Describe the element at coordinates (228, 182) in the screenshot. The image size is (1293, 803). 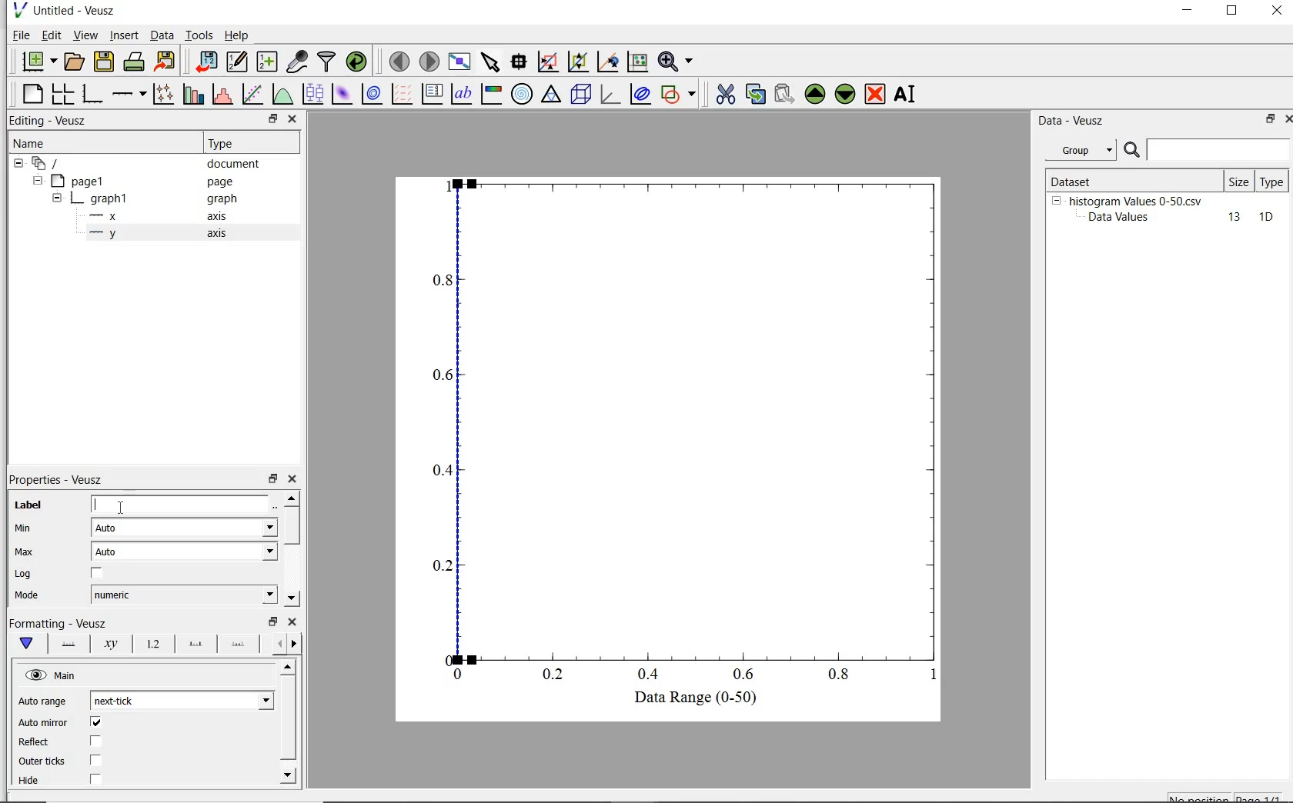
I see `page` at that location.